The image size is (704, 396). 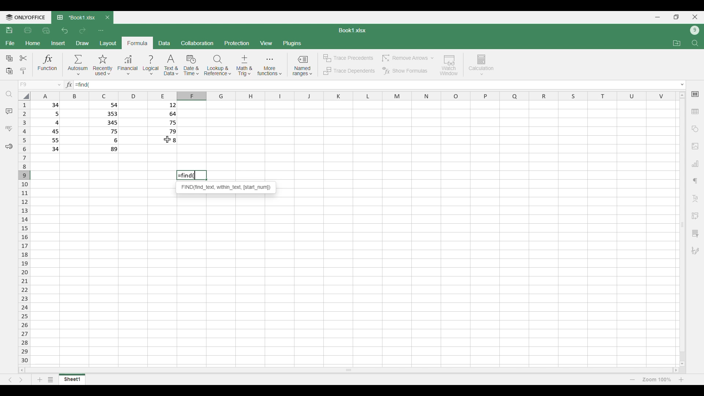 I want to click on Paste, so click(x=9, y=71).